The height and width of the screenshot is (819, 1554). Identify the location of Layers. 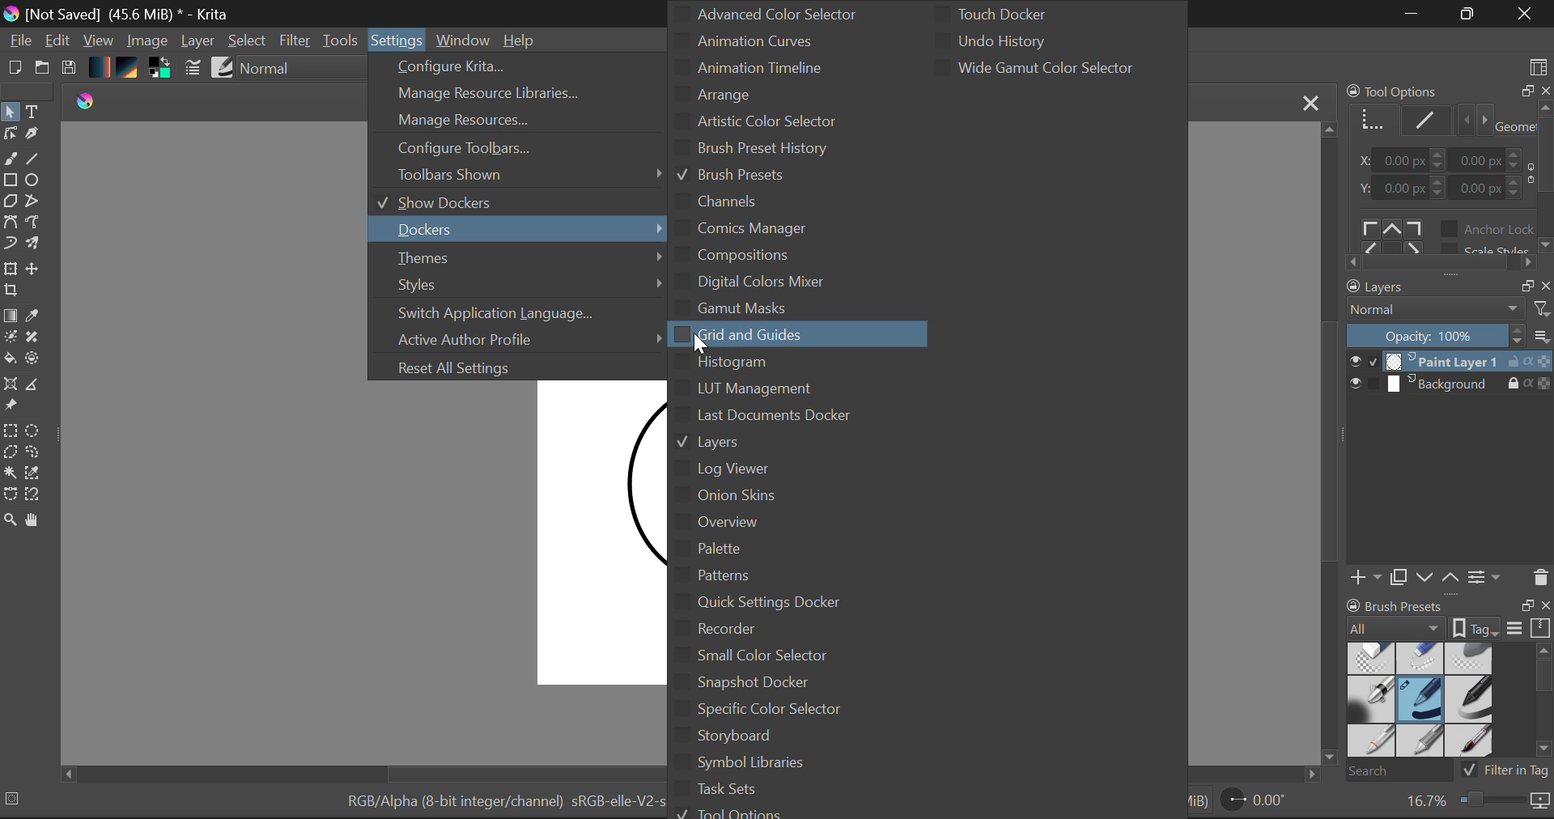
(839, 444).